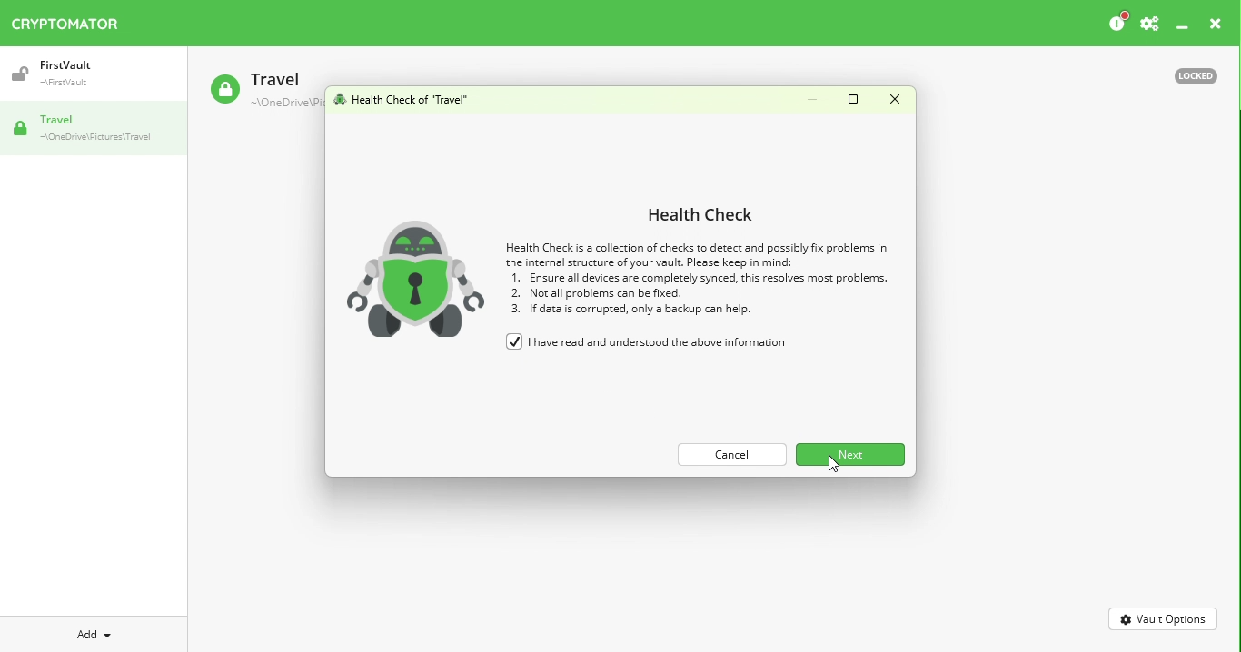 The image size is (1241, 652). What do you see at coordinates (835, 467) in the screenshot?
I see `cursor` at bounding box center [835, 467].